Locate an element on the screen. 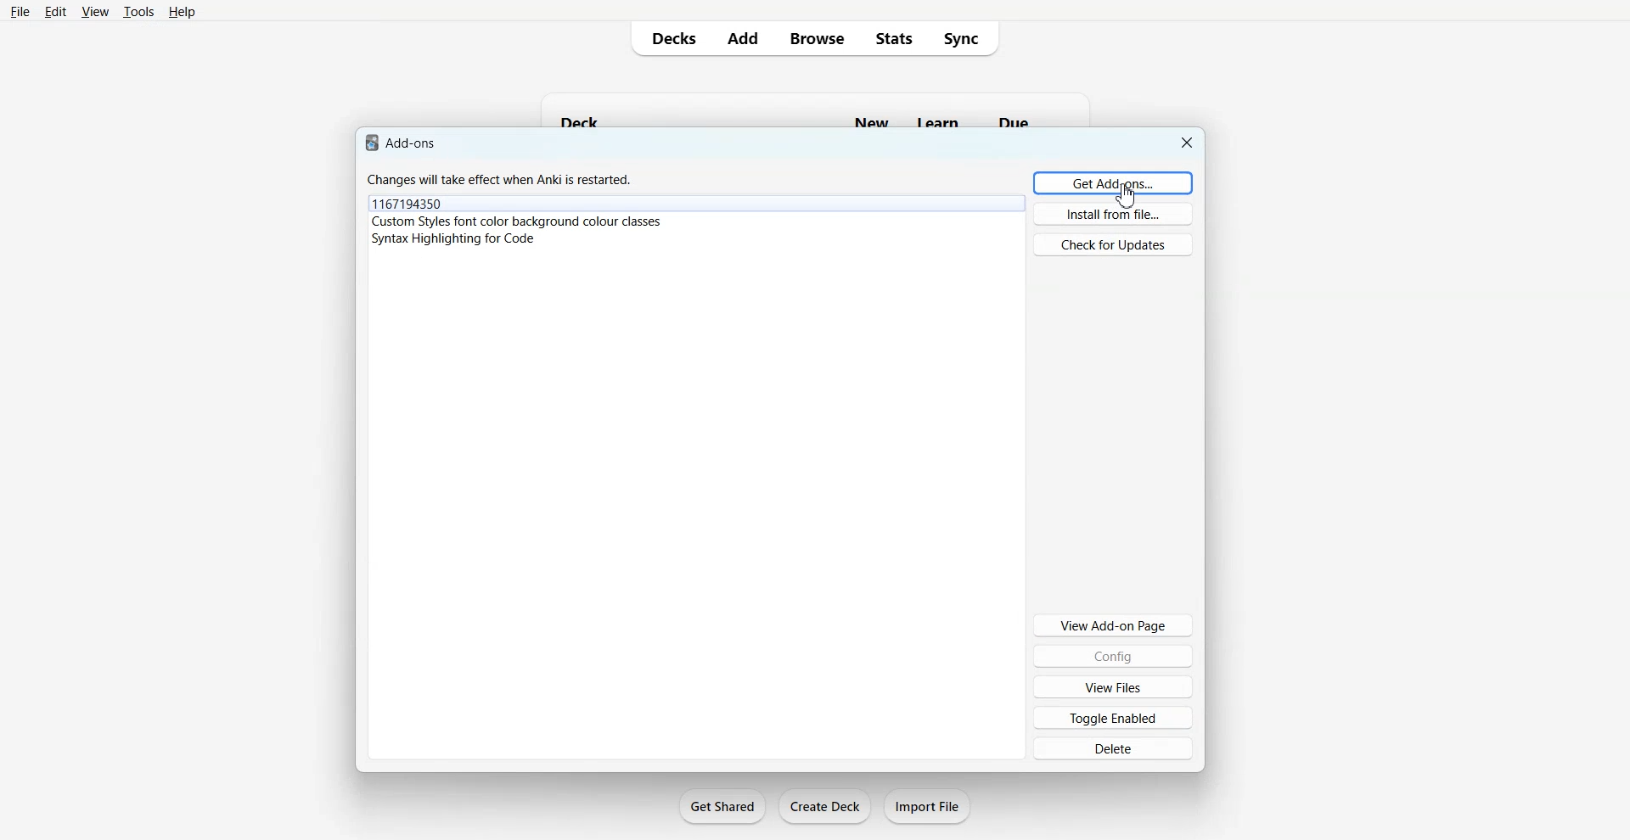 The height and width of the screenshot is (840, 1630). ‘Custom Styles font color background colour classes is located at coordinates (521, 221).